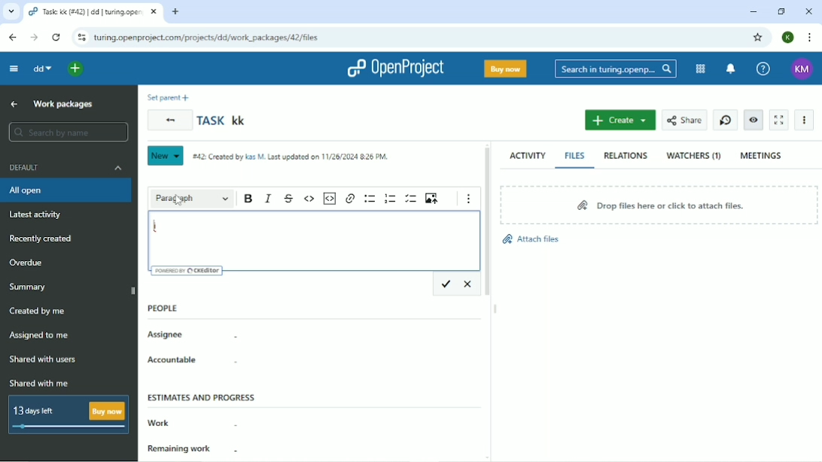 This screenshot has height=462, width=822. What do you see at coordinates (62, 105) in the screenshot?
I see `Work packages` at bounding box center [62, 105].